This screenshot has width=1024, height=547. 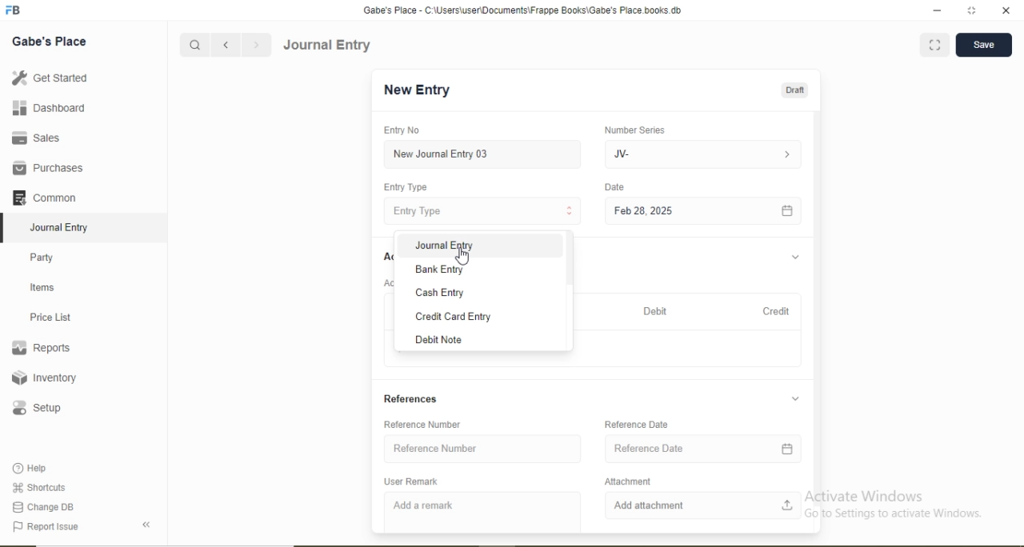 I want to click on Common, so click(x=43, y=197).